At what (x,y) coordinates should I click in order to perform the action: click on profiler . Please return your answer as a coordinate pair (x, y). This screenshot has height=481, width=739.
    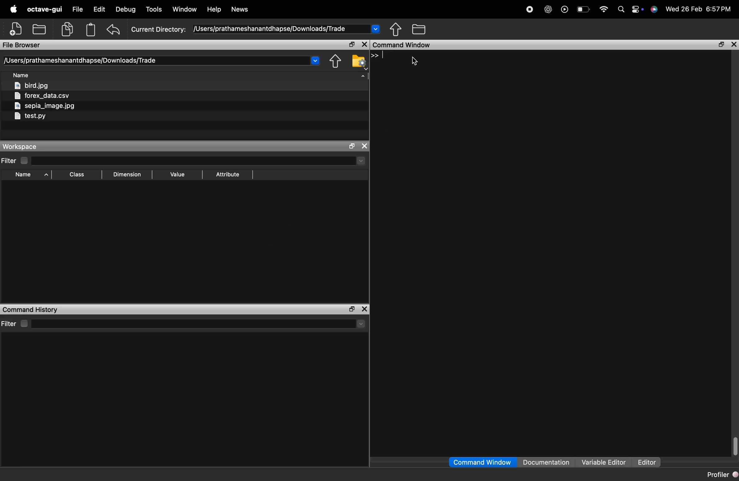
    Looking at the image, I should click on (720, 474).